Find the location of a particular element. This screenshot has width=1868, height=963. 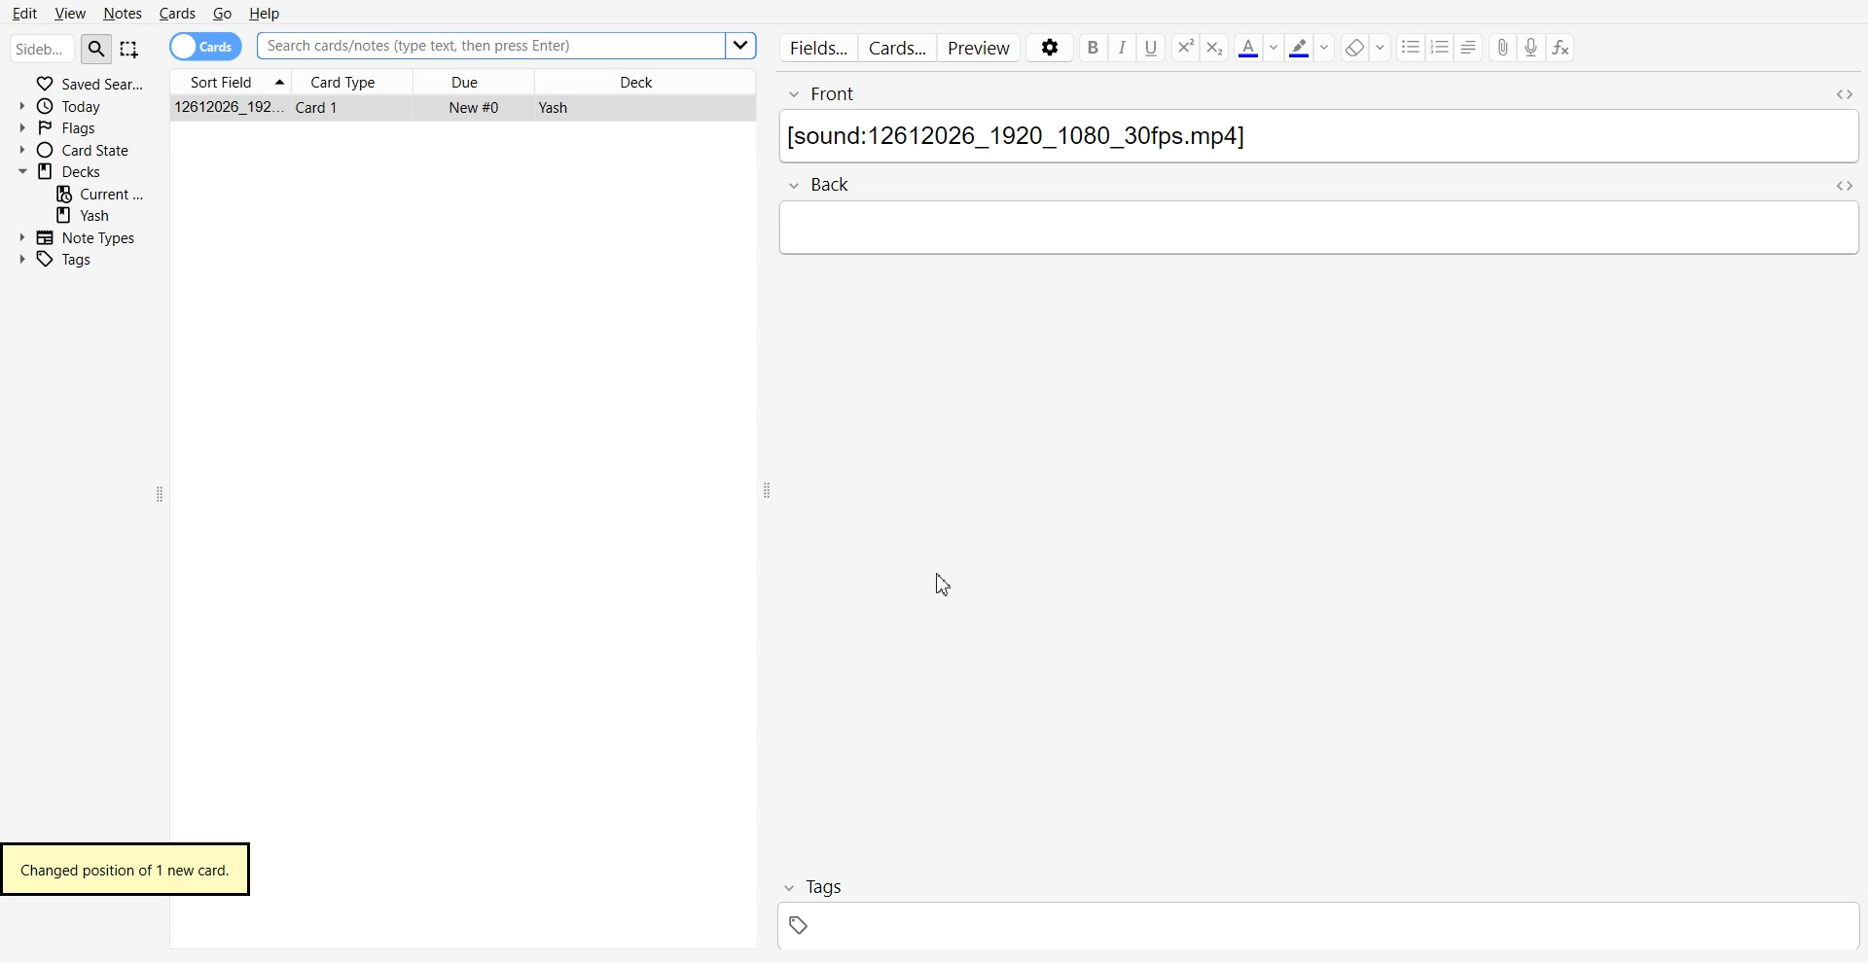

Back is located at coordinates (819, 184).